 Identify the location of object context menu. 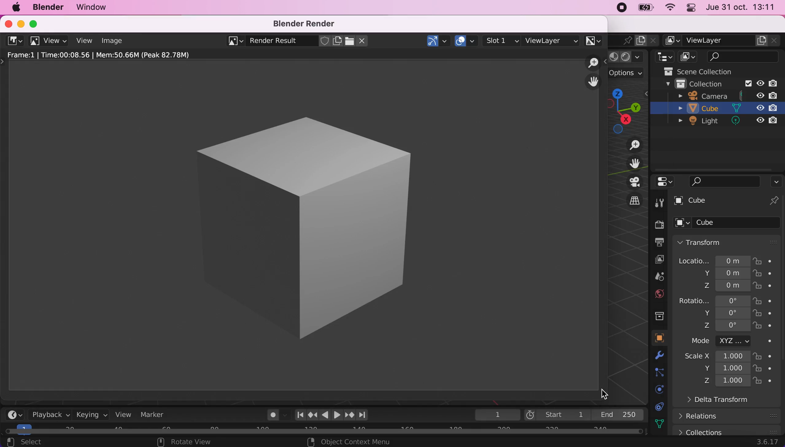
(350, 442).